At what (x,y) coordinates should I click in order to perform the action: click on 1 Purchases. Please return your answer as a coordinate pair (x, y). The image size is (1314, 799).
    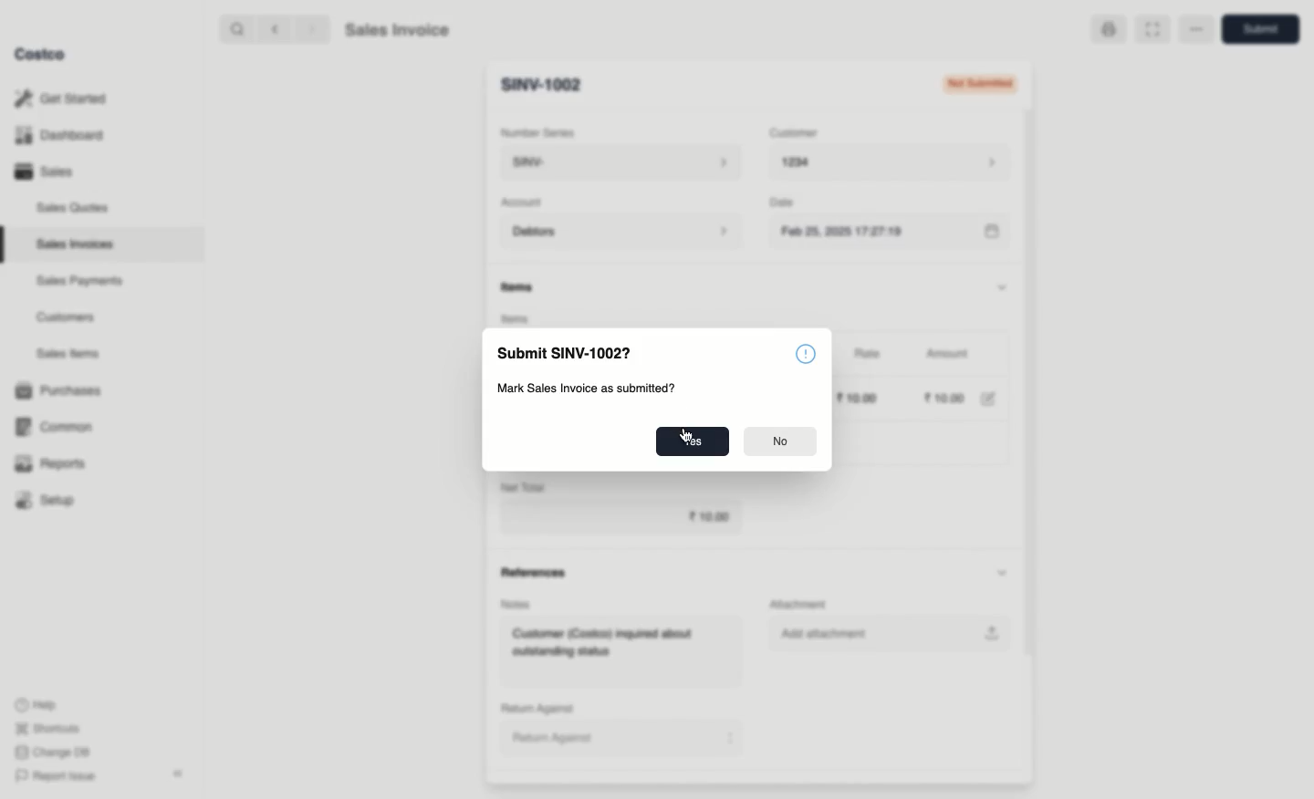
    Looking at the image, I should click on (63, 391).